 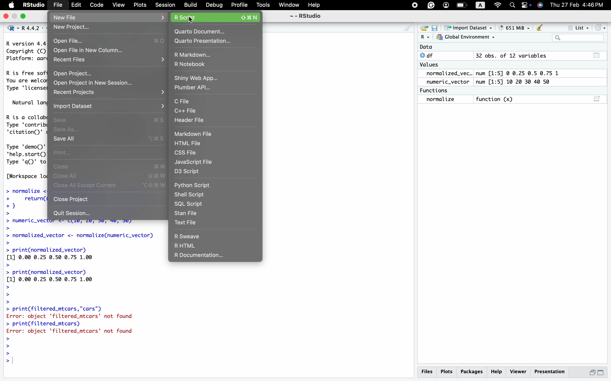 What do you see at coordinates (436, 27) in the screenshot?
I see `save` at bounding box center [436, 27].